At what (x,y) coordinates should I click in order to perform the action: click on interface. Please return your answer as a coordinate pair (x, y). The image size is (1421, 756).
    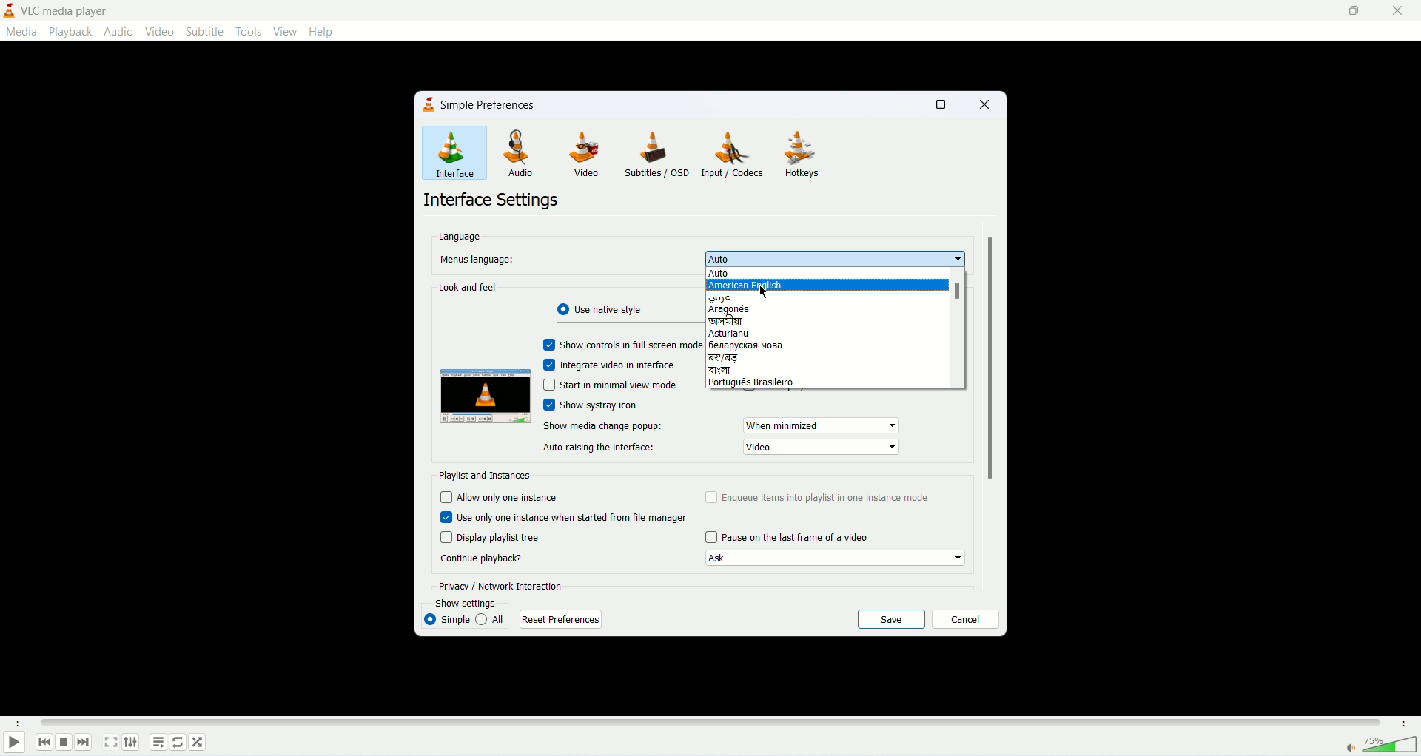
    Looking at the image, I should click on (455, 152).